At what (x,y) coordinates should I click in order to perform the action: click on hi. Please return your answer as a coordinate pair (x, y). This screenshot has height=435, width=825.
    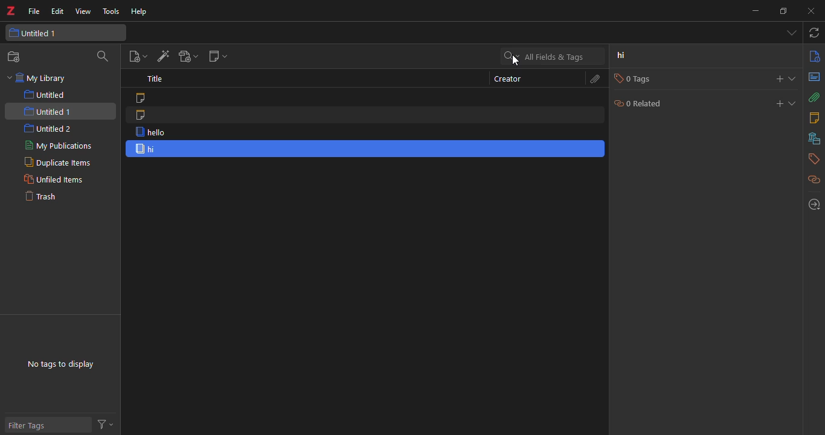
    Looking at the image, I should click on (147, 150).